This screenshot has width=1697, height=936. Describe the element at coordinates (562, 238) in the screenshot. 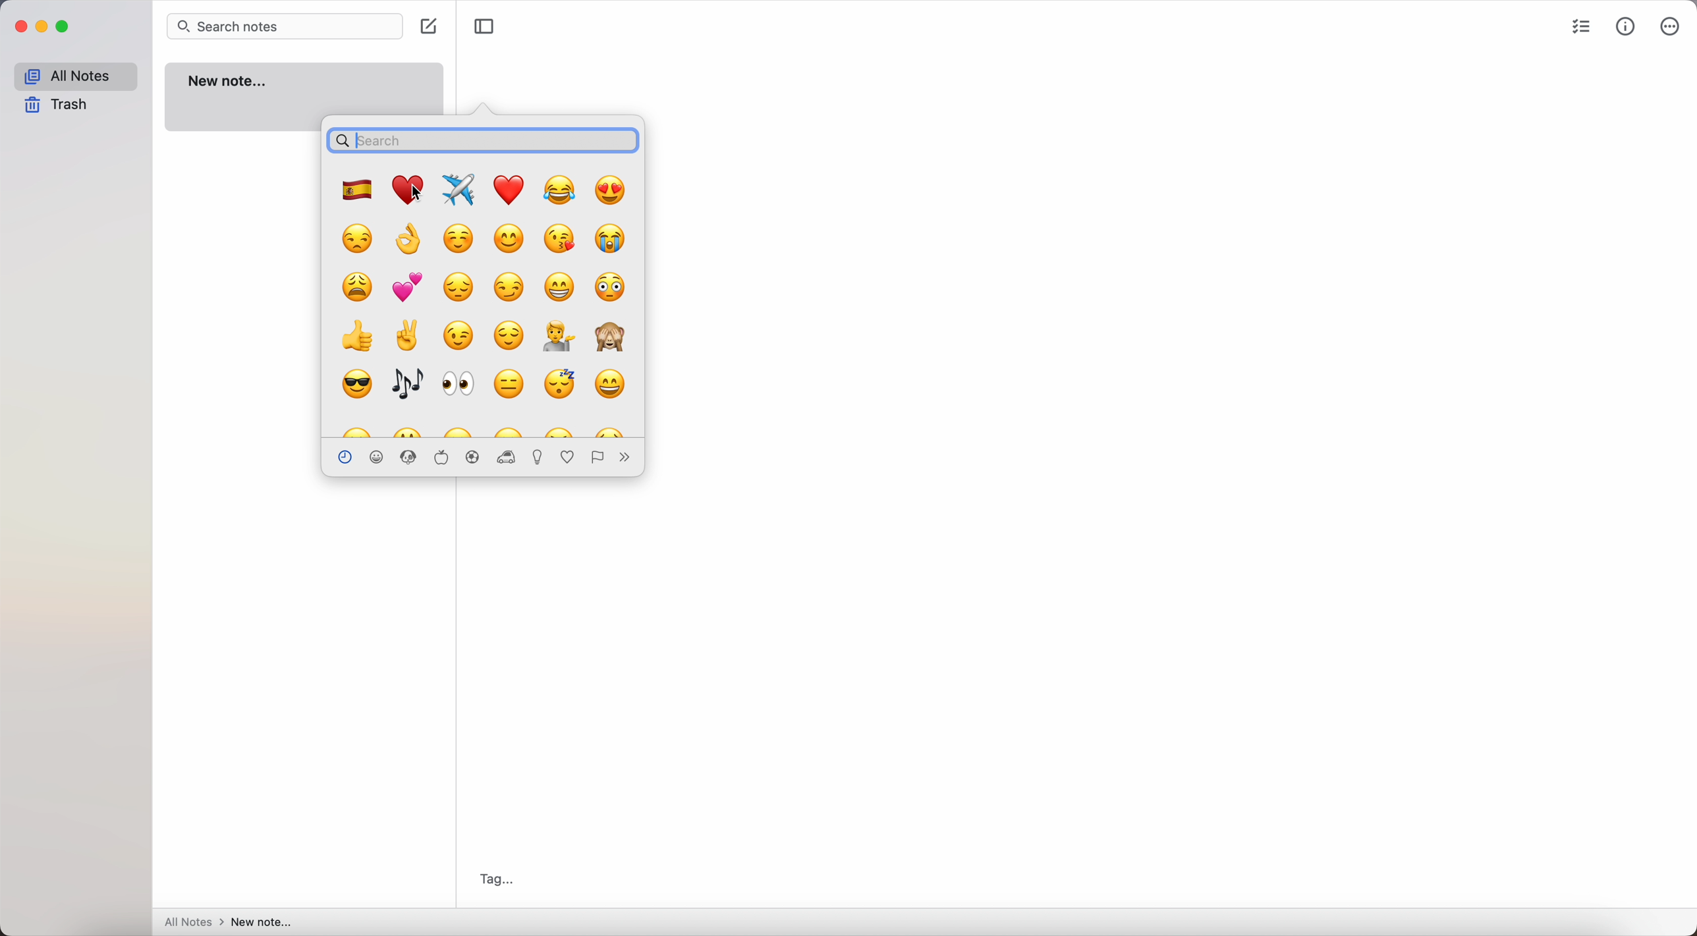

I see `emoji` at that location.